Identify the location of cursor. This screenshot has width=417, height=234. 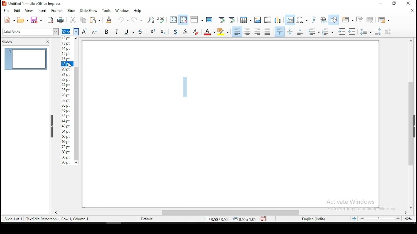
(70, 66).